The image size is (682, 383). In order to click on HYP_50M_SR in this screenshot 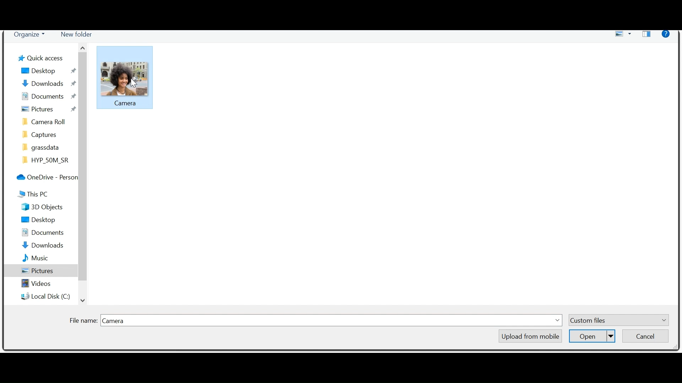, I will do `click(47, 161)`.